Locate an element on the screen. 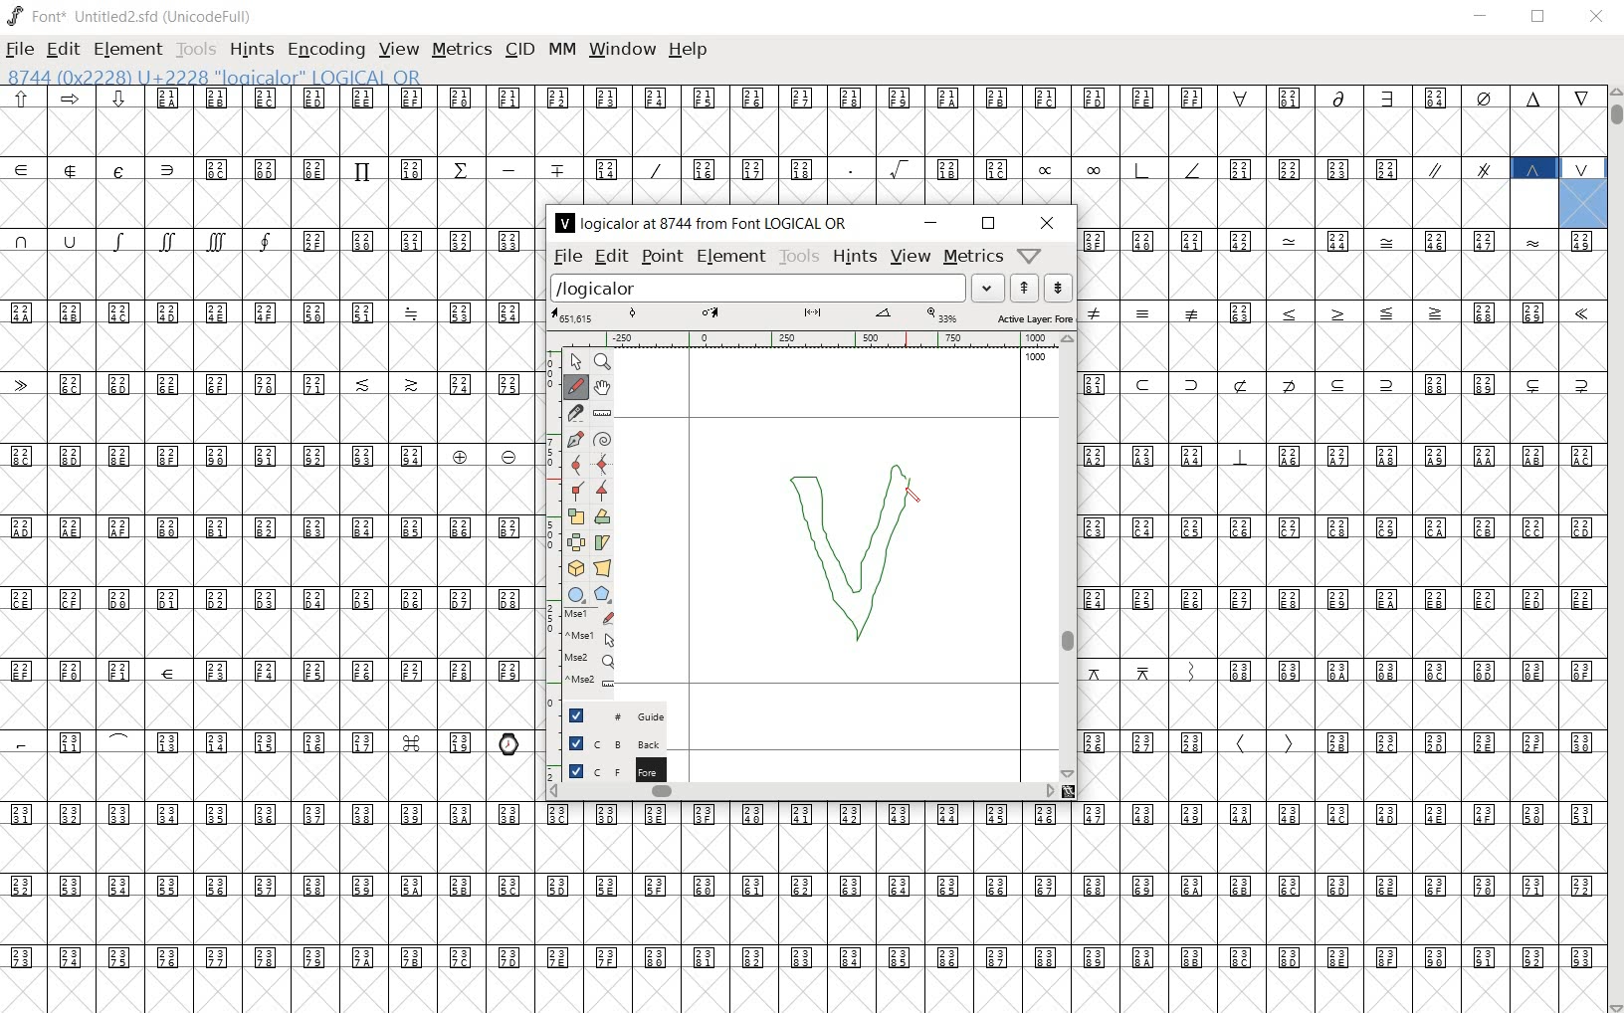 The image size is (1624, 1013). file is located at coordinates (21, 49).